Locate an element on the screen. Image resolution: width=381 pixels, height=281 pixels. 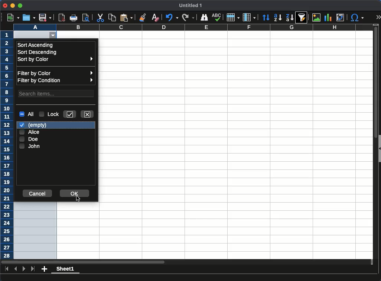
minimize is located at coordinates (12, 6).